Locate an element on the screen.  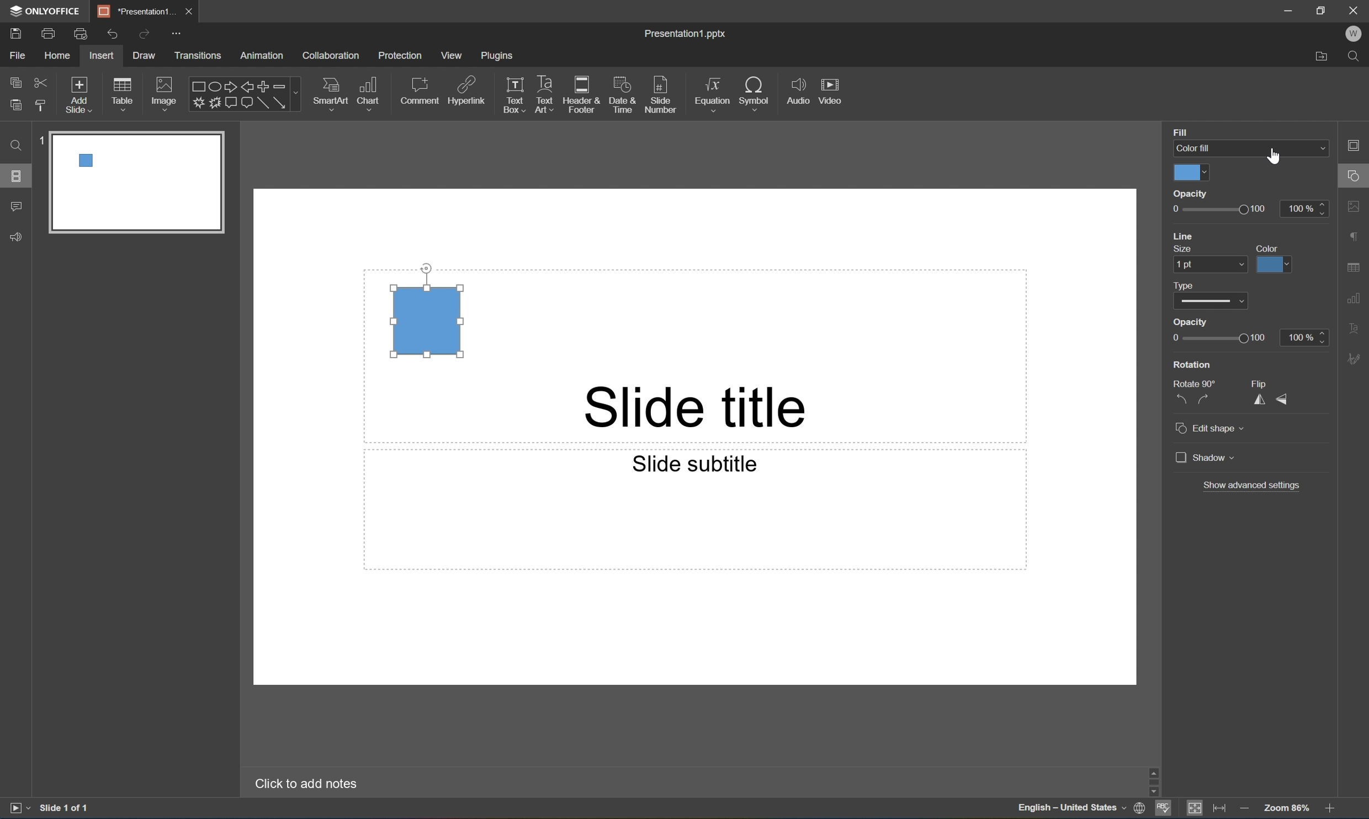
Home is located at coordinates (59, 55).